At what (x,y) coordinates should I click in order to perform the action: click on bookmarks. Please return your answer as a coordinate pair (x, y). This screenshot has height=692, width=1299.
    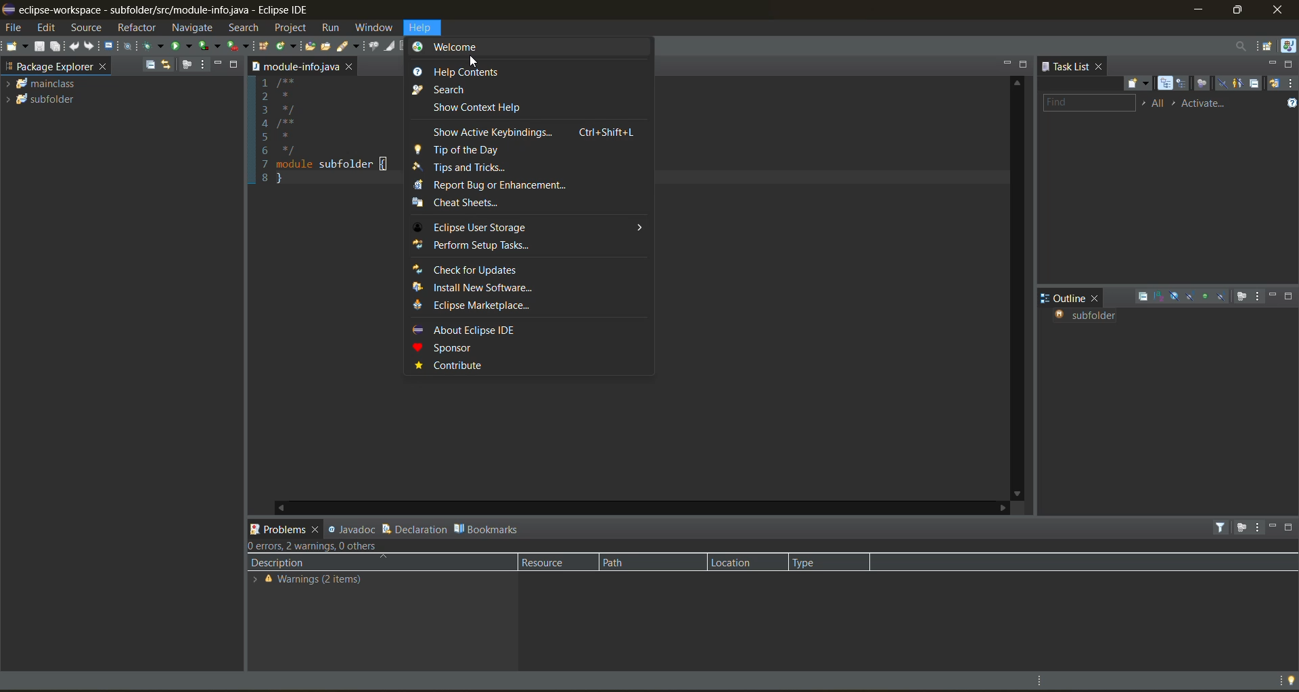
    Looking at the image, I should click on (490, 528).